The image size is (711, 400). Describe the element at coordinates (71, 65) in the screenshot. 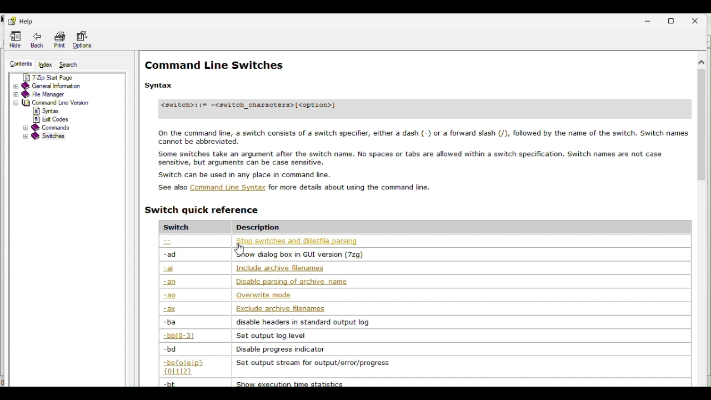

I see `Search` at that location.